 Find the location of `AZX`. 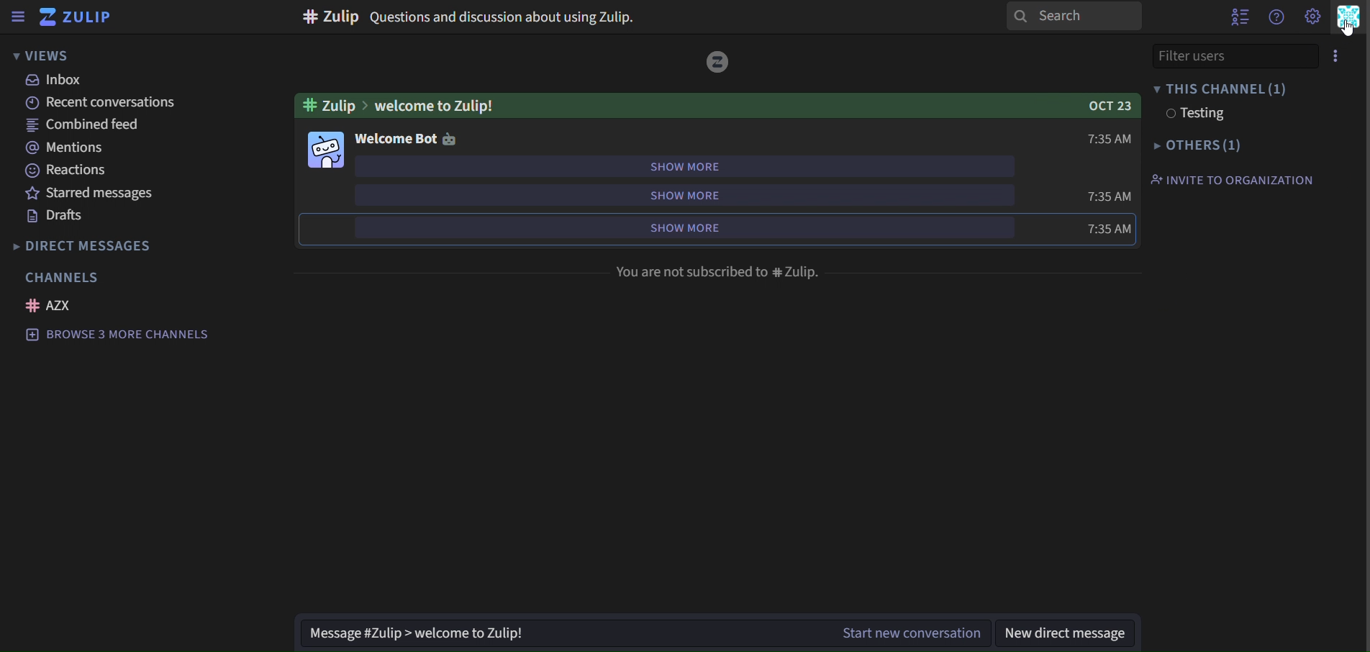

AZX is located at coordinates (54, 306).